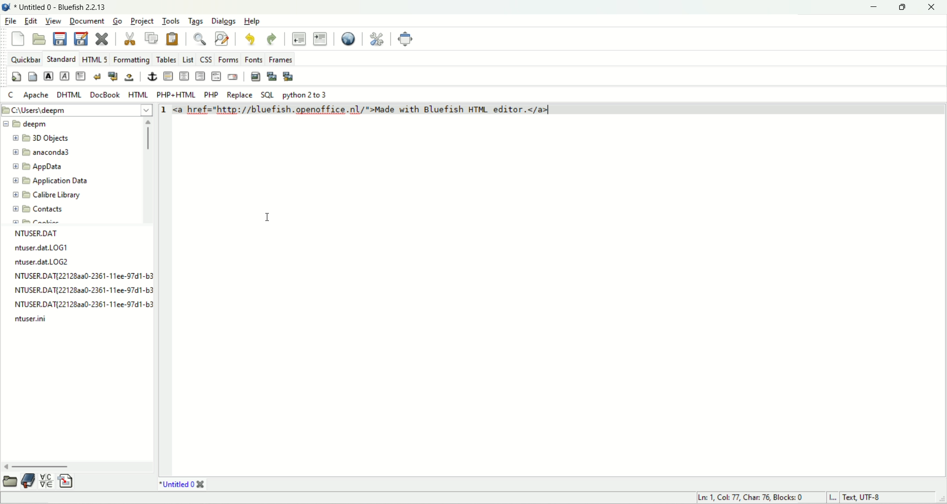 This screenshot has width=947, height=504. What do you see at coordinates (143, 21) in the screenshot?
I see `project` at bounding box center [143, 21].